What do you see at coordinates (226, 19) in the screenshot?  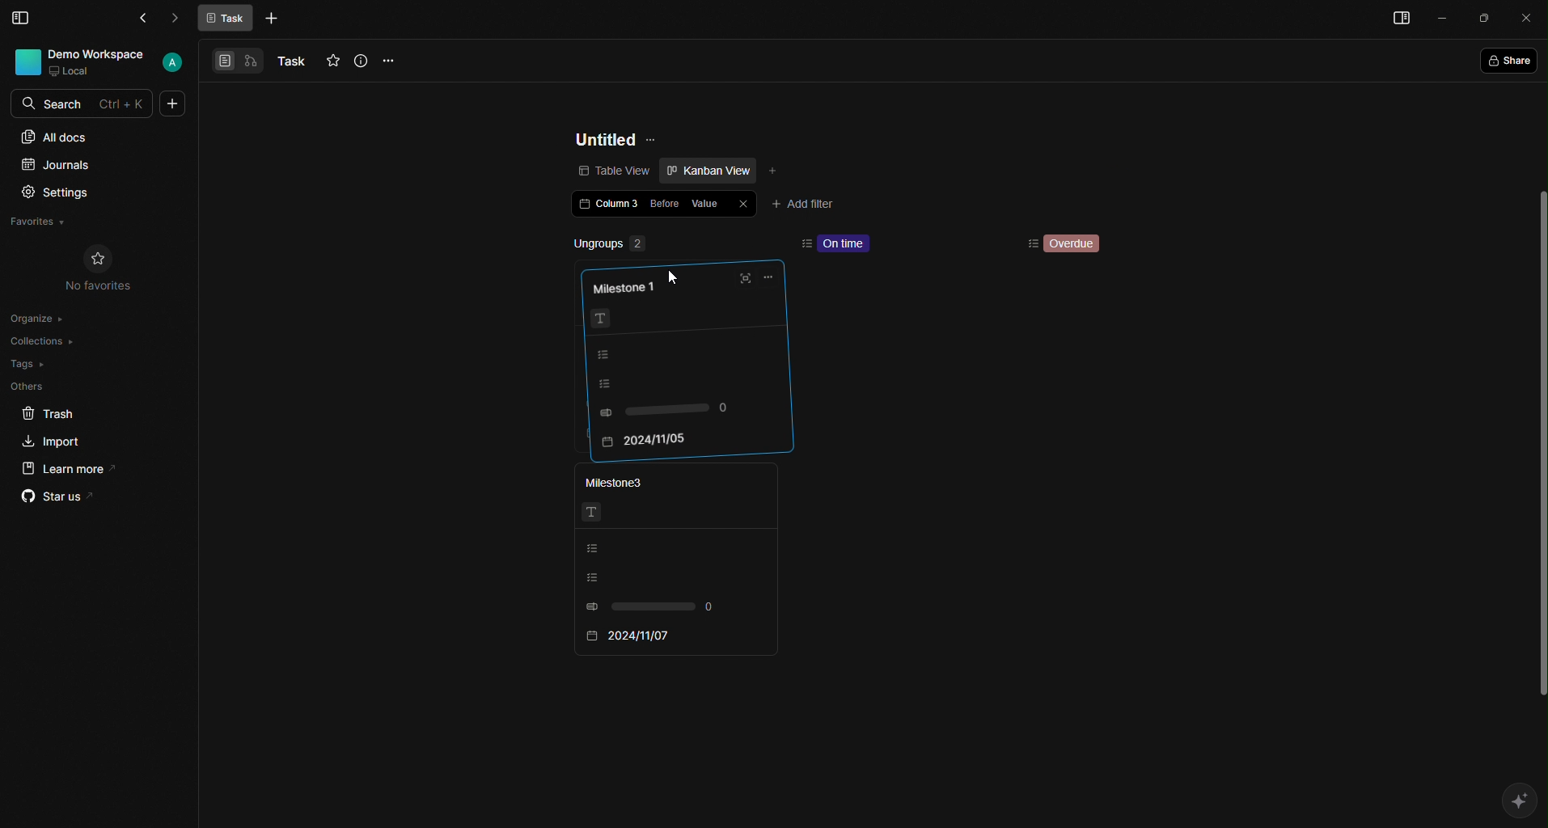 I see `Task` at bounding box center [226, 19].